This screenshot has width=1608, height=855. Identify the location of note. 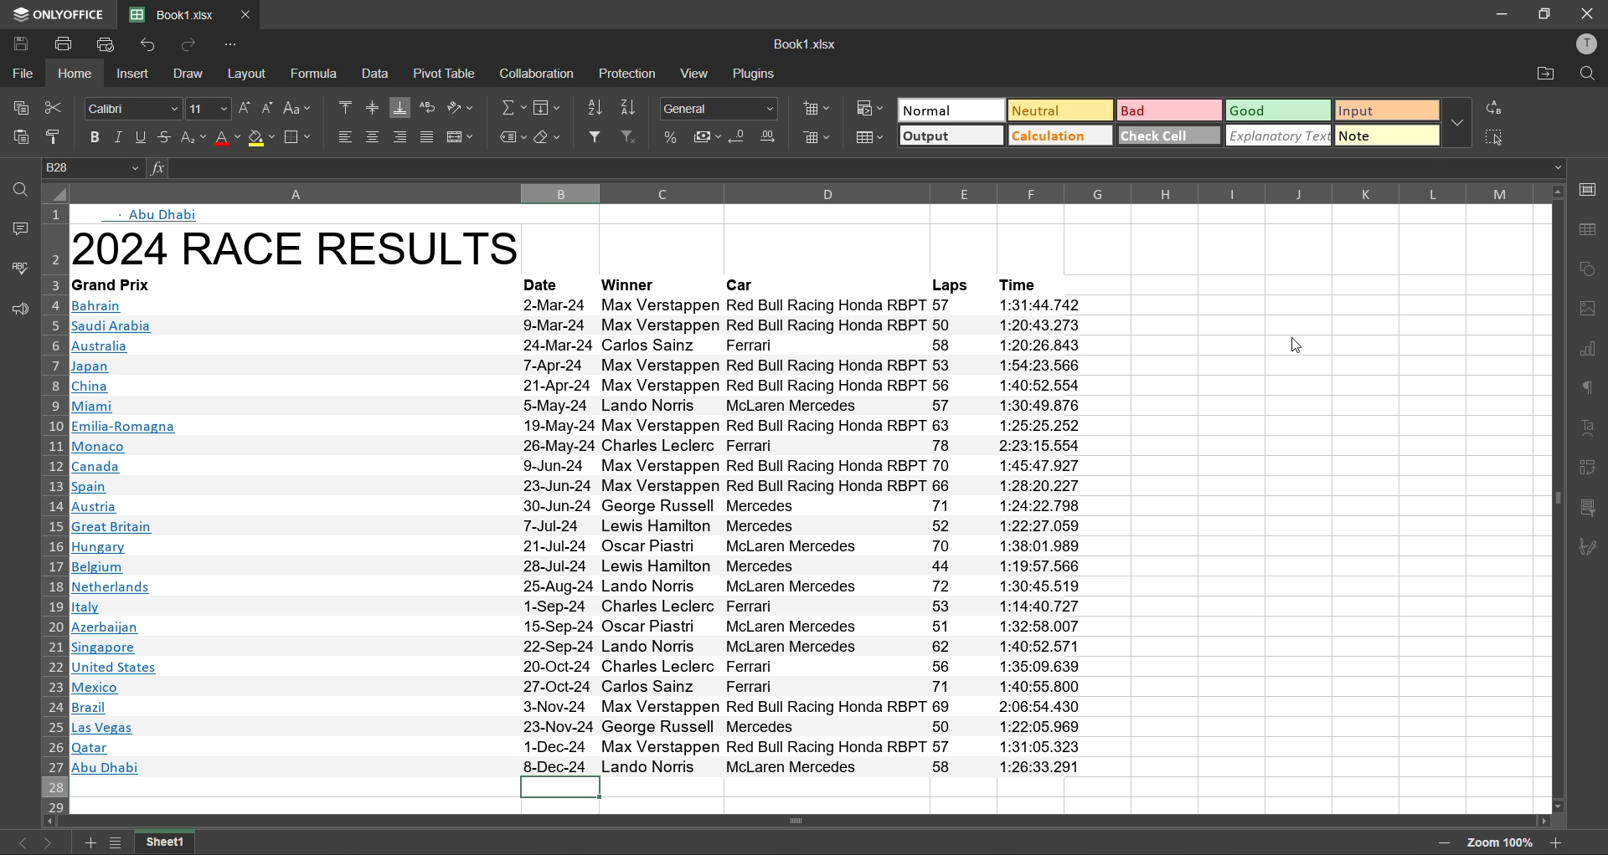
(1387, 136).